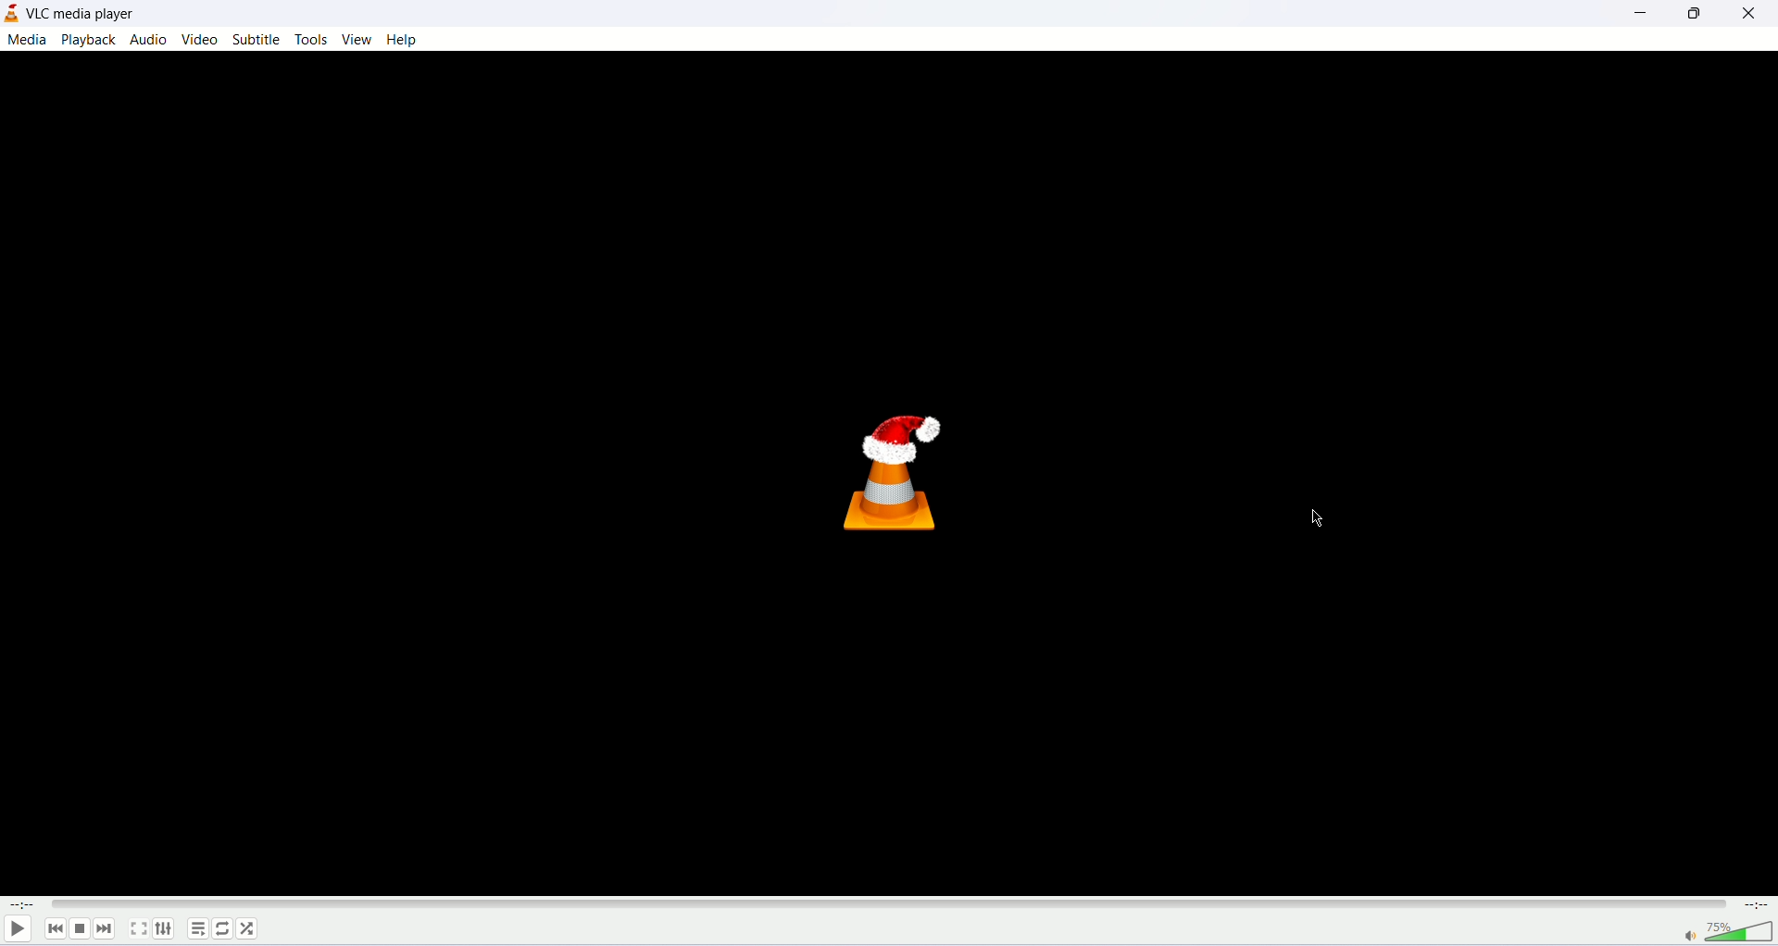 This screenshot has width=1778, height=946. I want to click on extended settings, so click(168, 930).